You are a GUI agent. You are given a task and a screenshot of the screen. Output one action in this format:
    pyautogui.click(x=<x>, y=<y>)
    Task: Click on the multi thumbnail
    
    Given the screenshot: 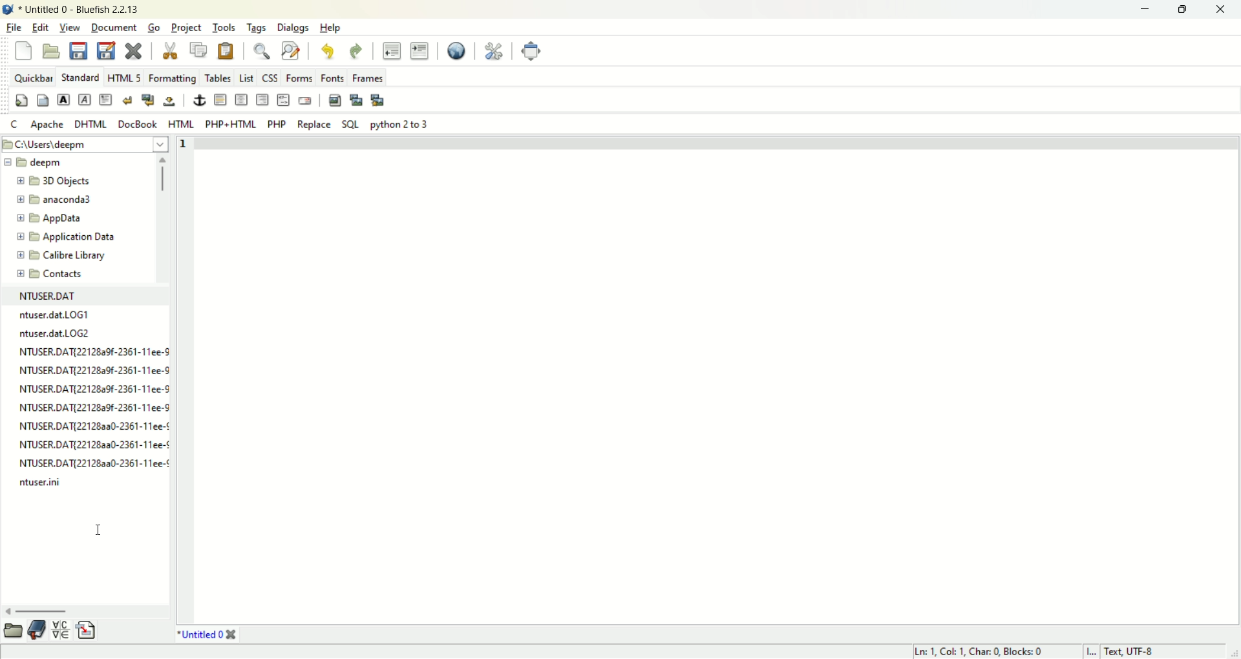 What is the action you would take?
    pyautogui.click(x=379, y=100)
    